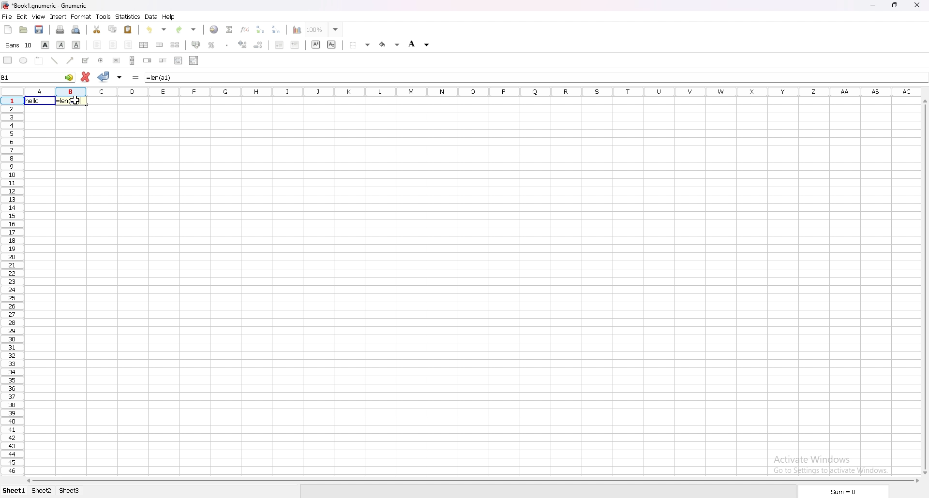  What do you see at coordinates (129, 45) in the screenshot?
I see `align right` at bounding box center [129, 45].